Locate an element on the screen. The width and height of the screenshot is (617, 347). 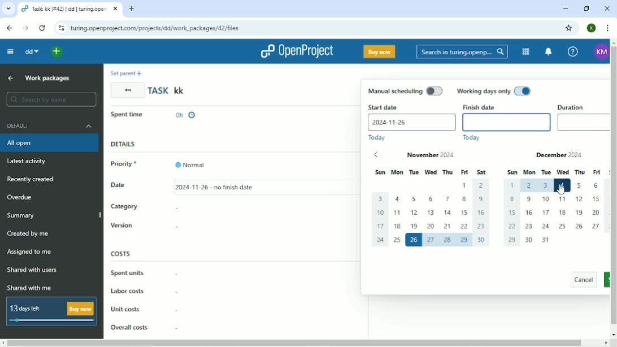
Duartion is located at coordinates (581, 106).